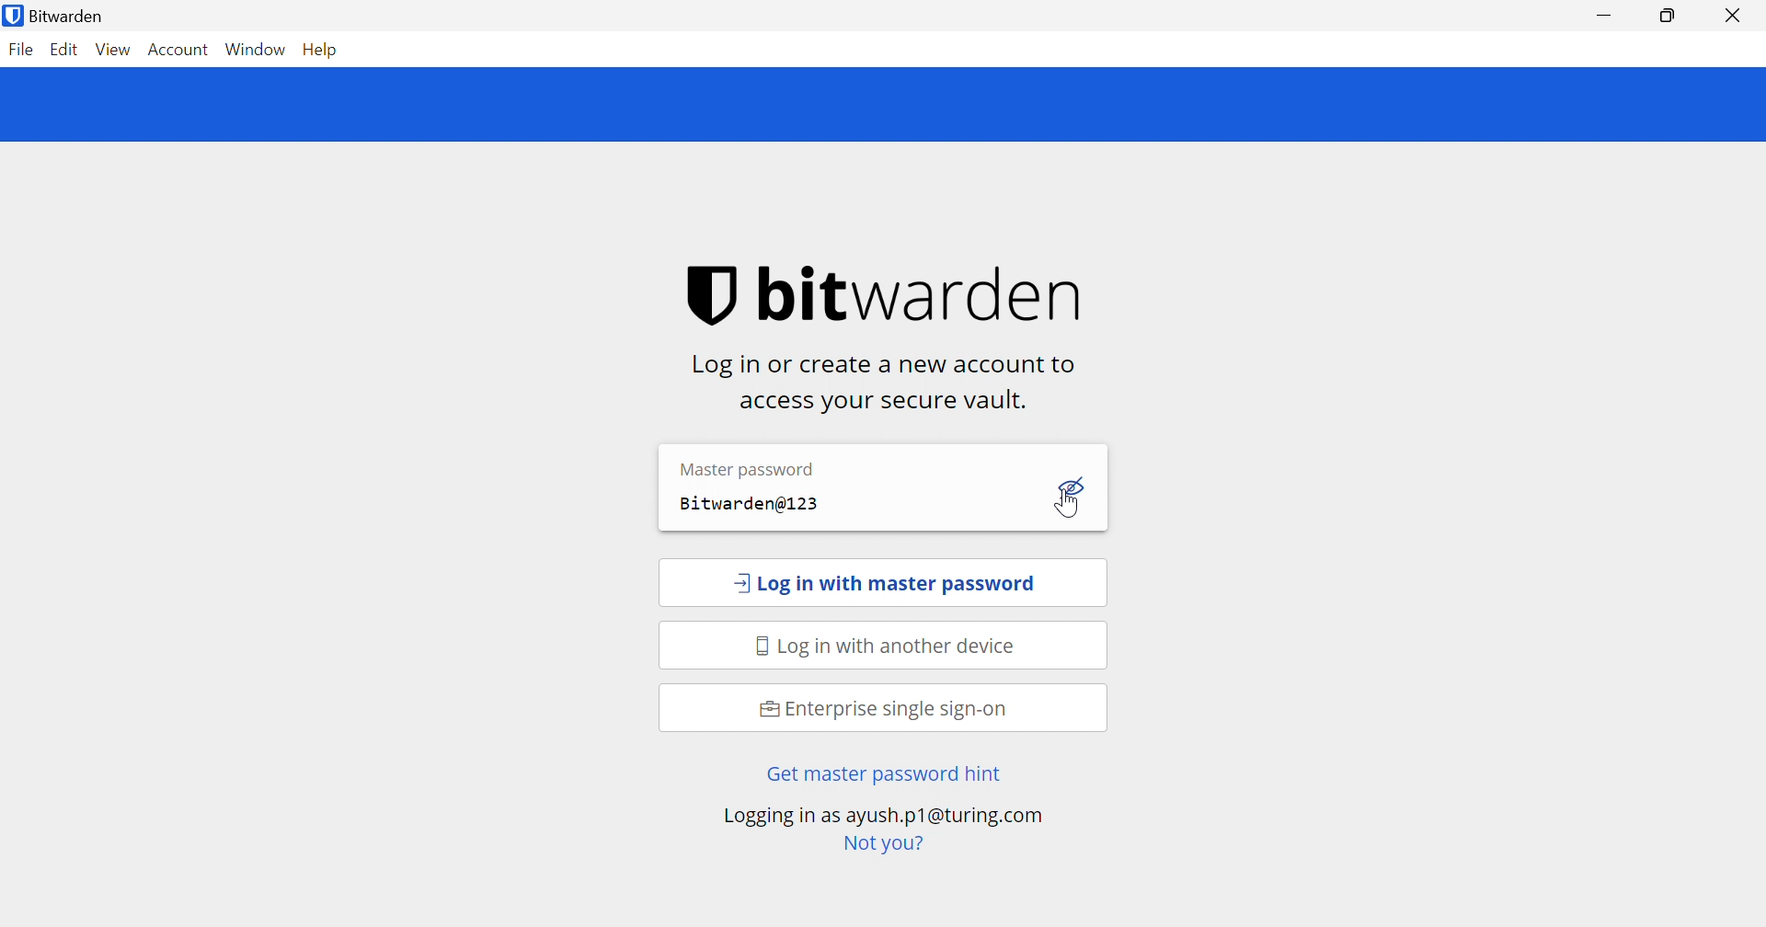  Describe the element at coordinates (746, 467) in the screenshot. I see `Master password` at that location.